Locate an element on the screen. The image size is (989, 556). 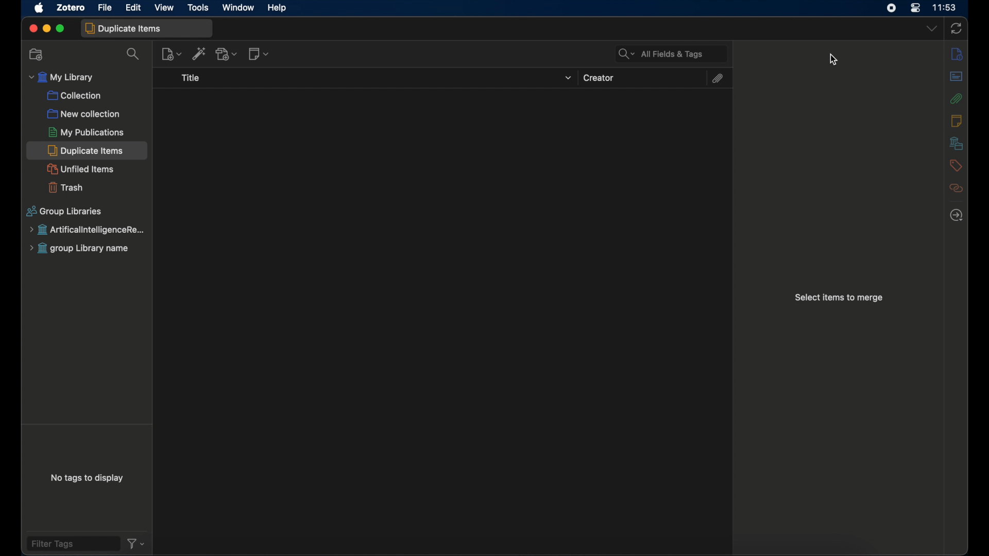
Creator is located at coordinates (603, 77).